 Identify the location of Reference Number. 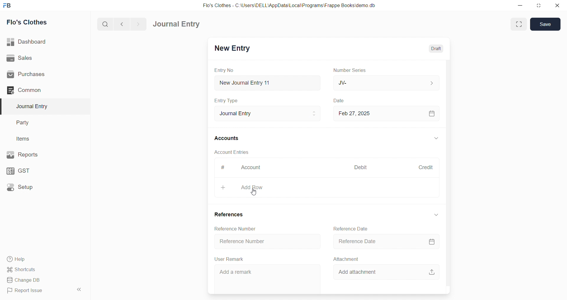
(268, 242).